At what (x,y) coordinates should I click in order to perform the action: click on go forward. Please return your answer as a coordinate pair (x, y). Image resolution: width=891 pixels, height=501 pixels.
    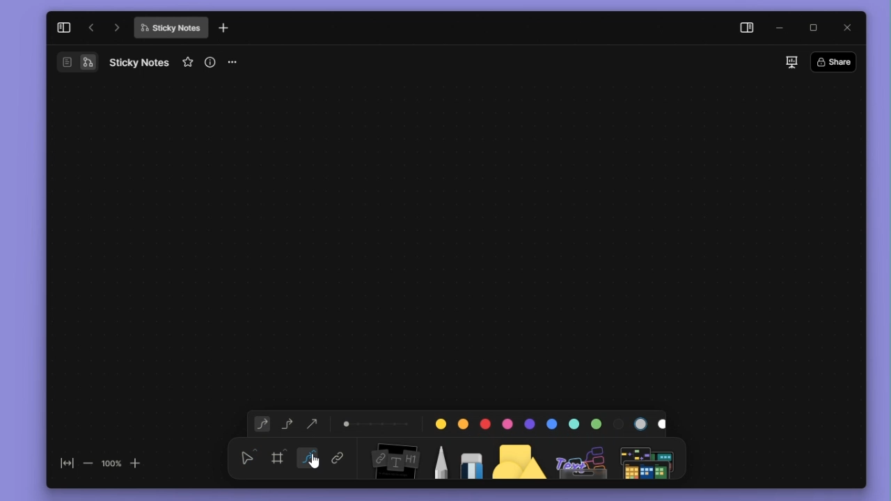
    Looking at the image, I should click on (117, 27).